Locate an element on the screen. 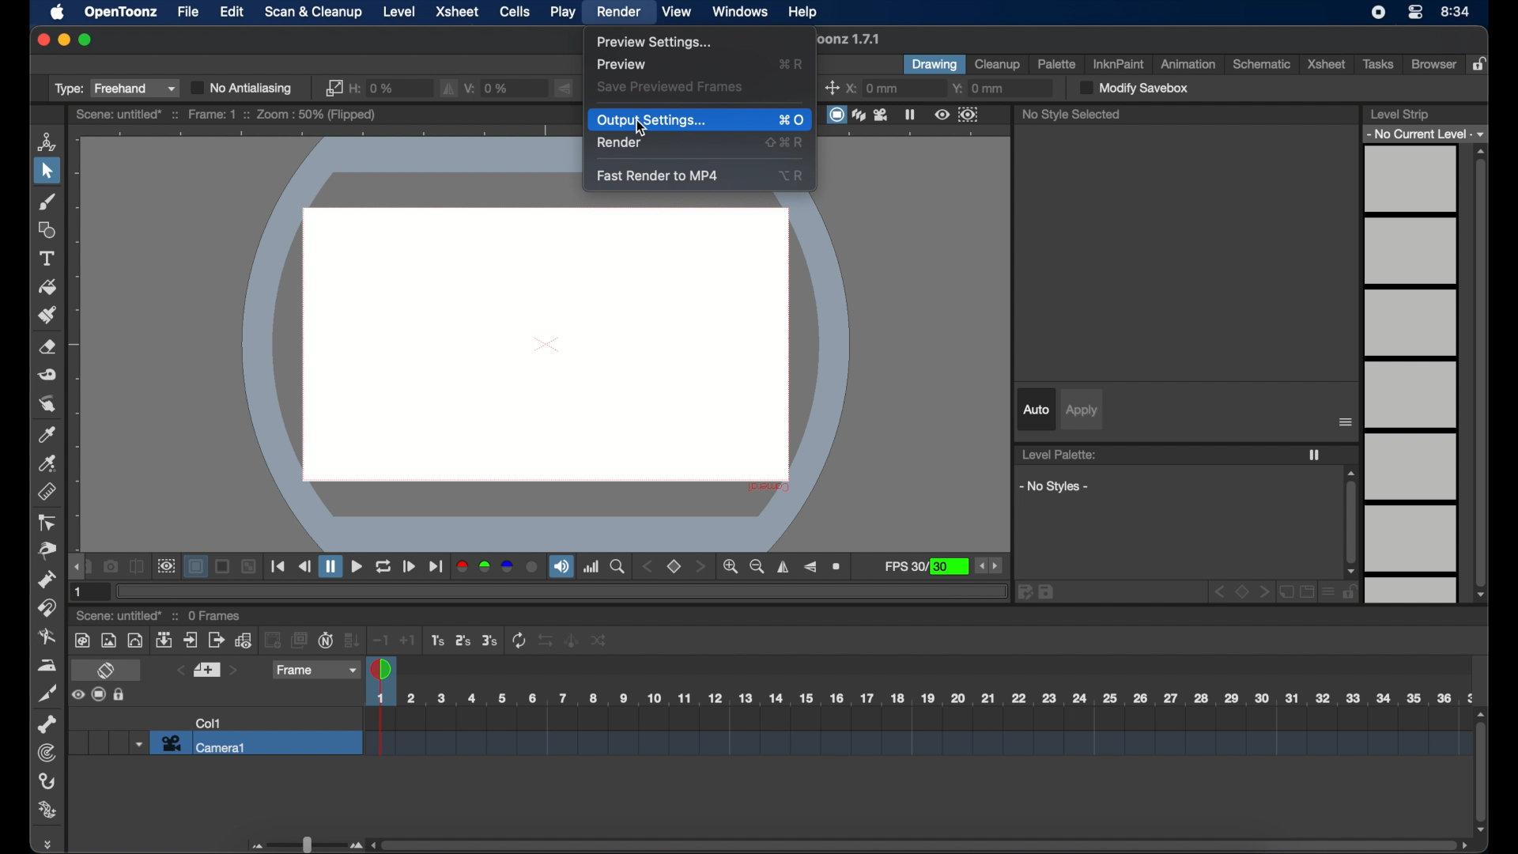  playhead is located at coordinates (383, 668).